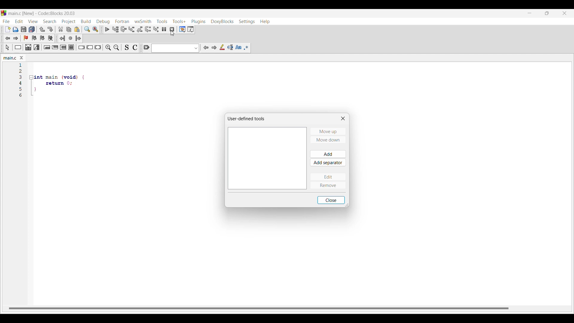 This screenshot has width=574, height=323. I want to click on Step into instruction, so click(156, 29).